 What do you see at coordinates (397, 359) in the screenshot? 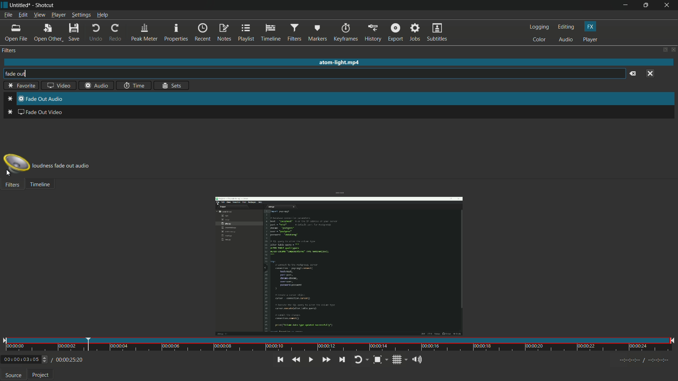
I see `toggle grid` at bounding box center [397, 359].